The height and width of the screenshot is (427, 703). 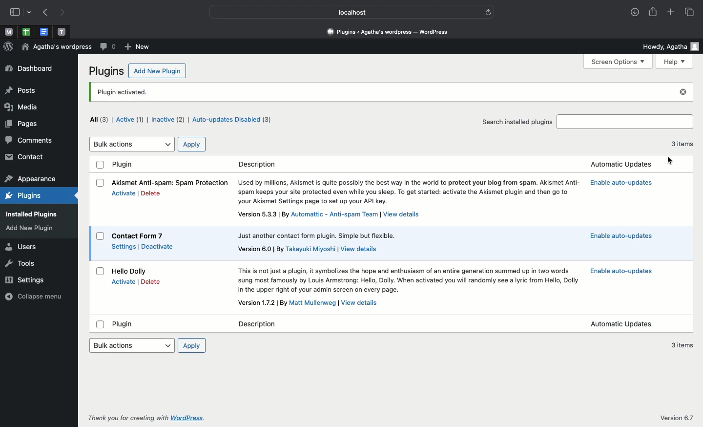 I want to click on enable auto-updates, so click(x=622, y=270).